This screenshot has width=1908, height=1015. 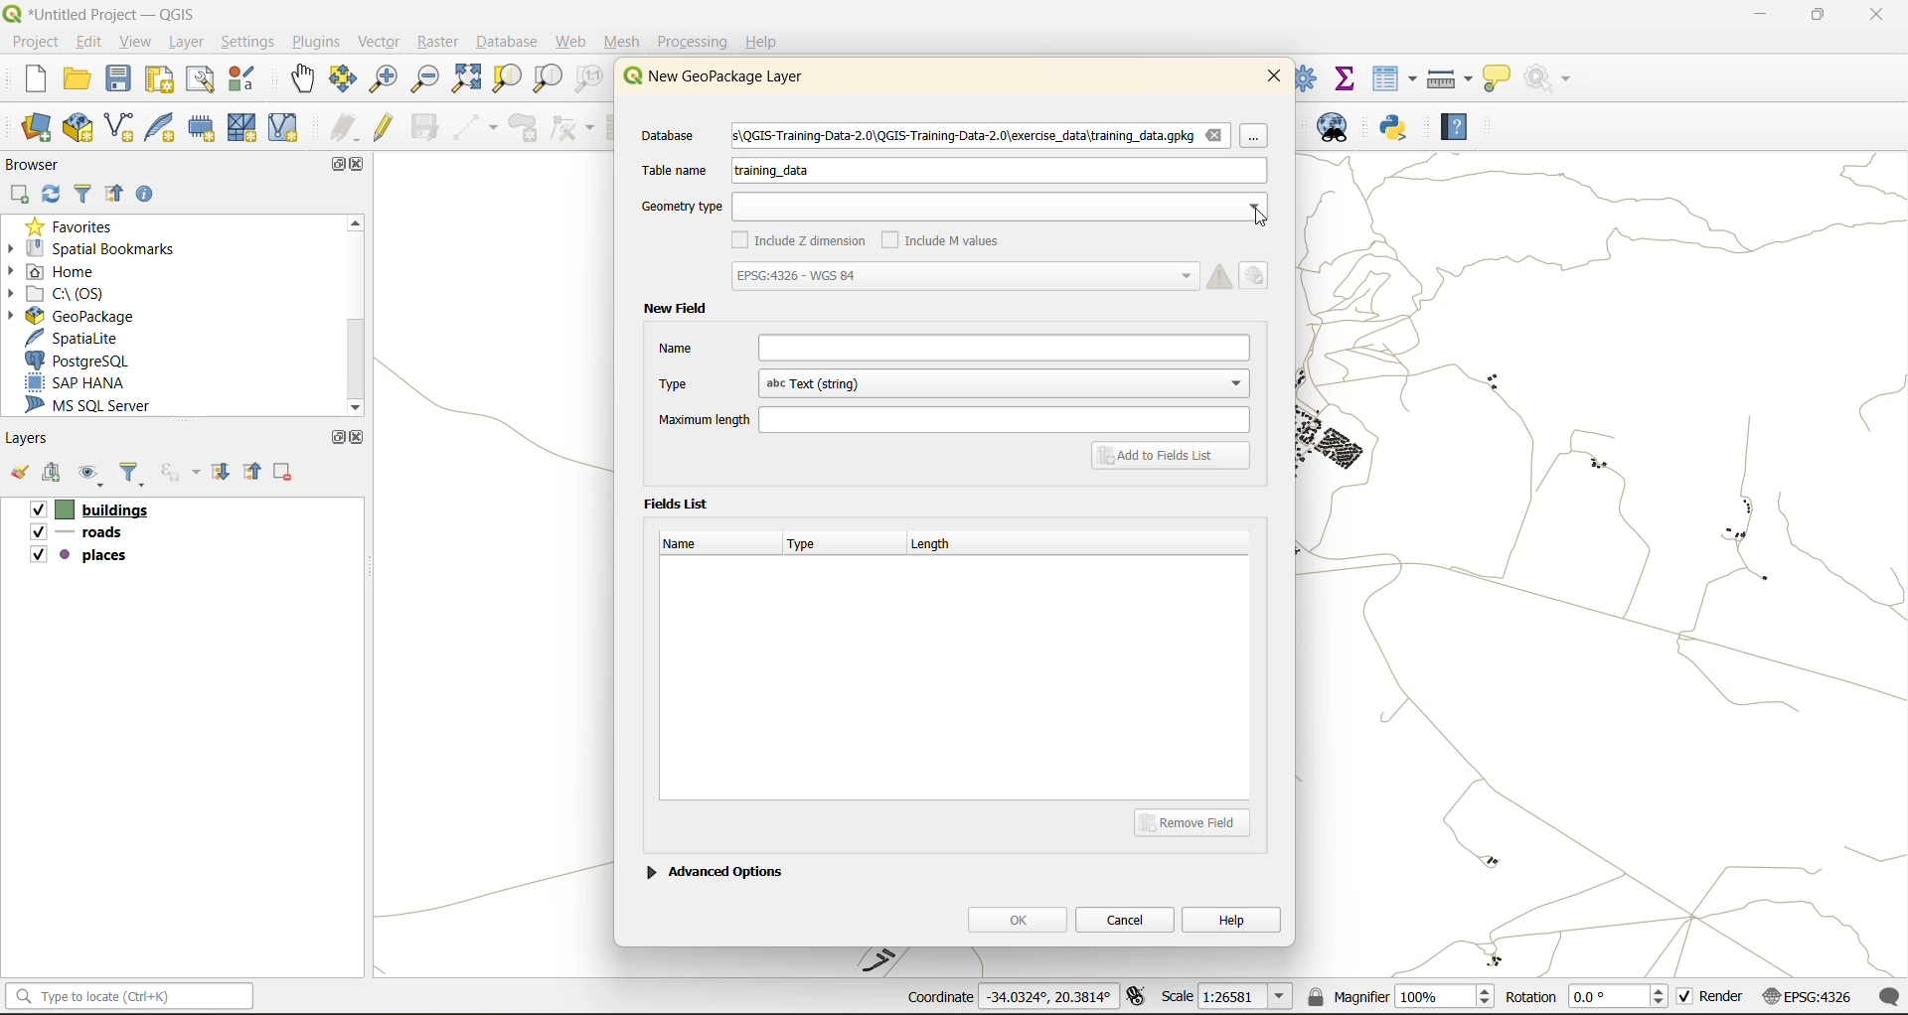 I want to click on zoom full, so click(x=465, y=79).